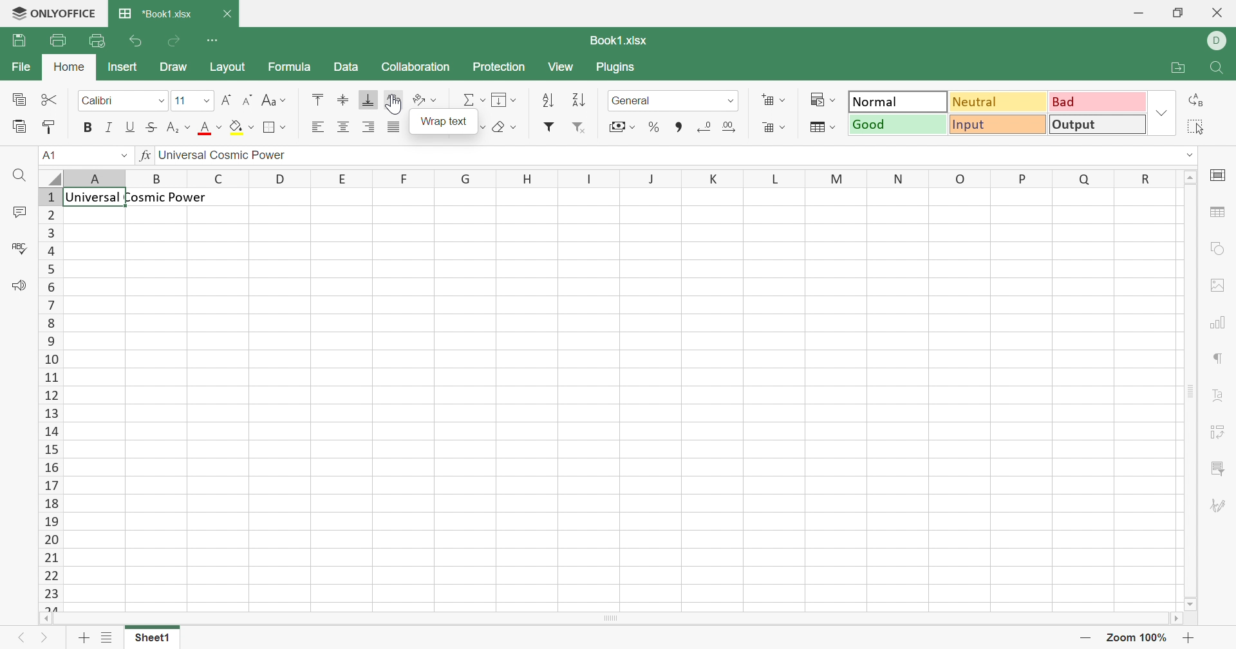  Describe the element at coordinates (370, 100) in the screenshot. I see `Align Bottom` at that location.